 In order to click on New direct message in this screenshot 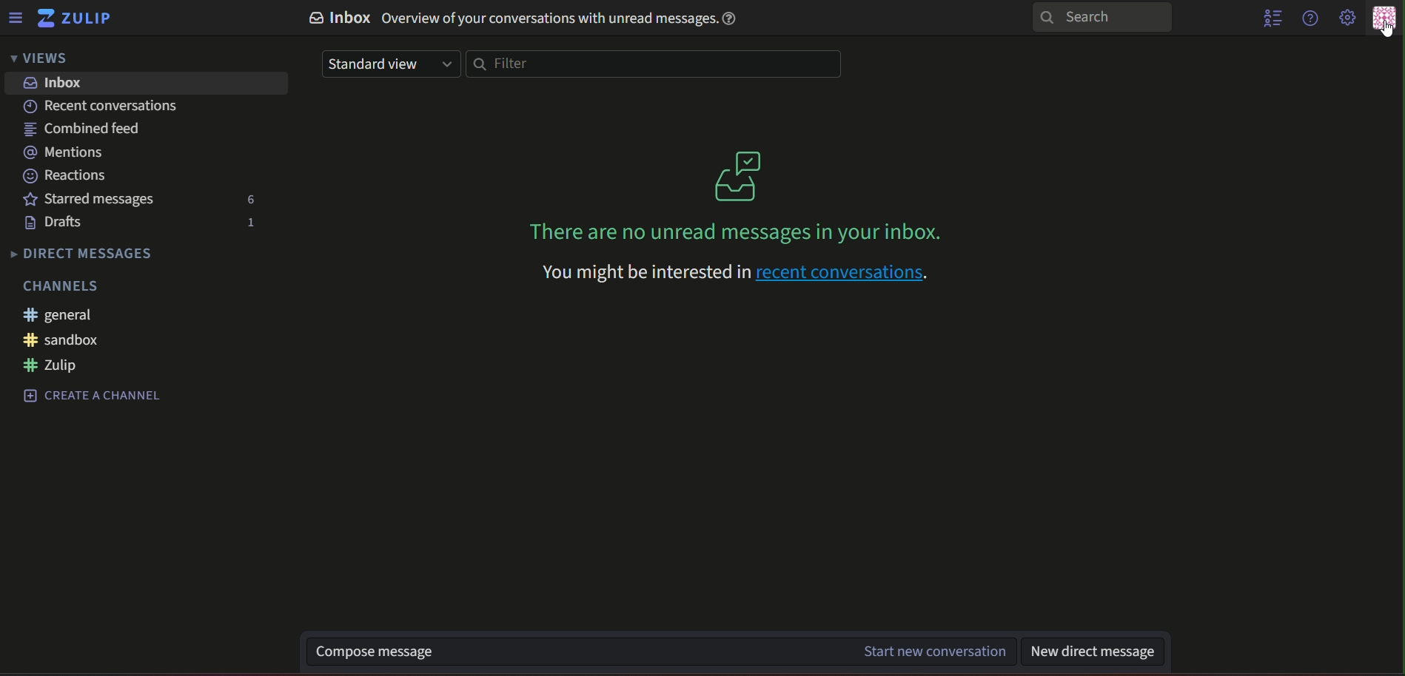, I will do `click(1098, 651)`.